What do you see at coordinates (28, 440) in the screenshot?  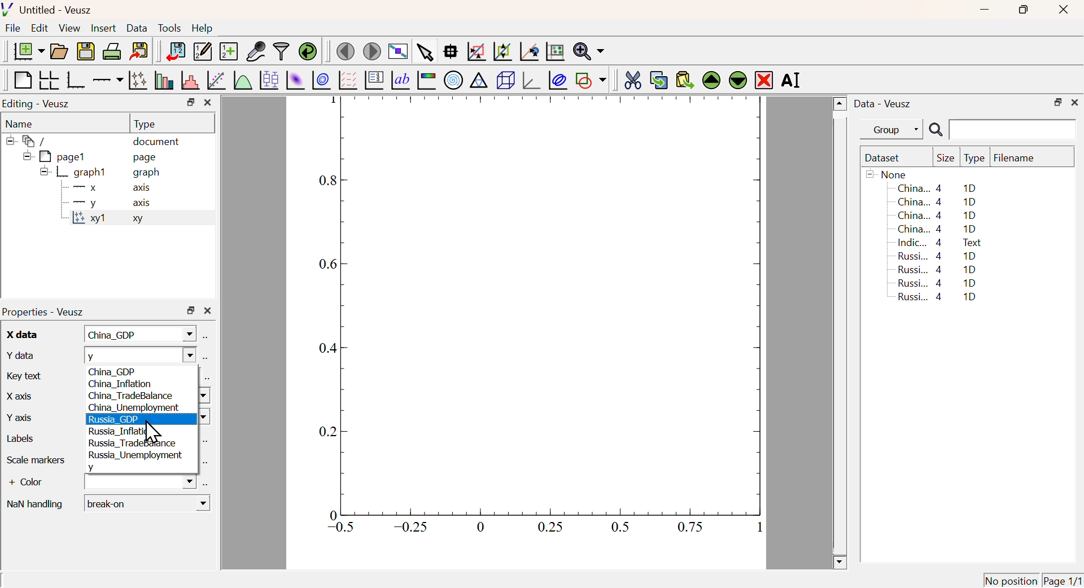 I see `Labels` at bounding box center [28, 440].